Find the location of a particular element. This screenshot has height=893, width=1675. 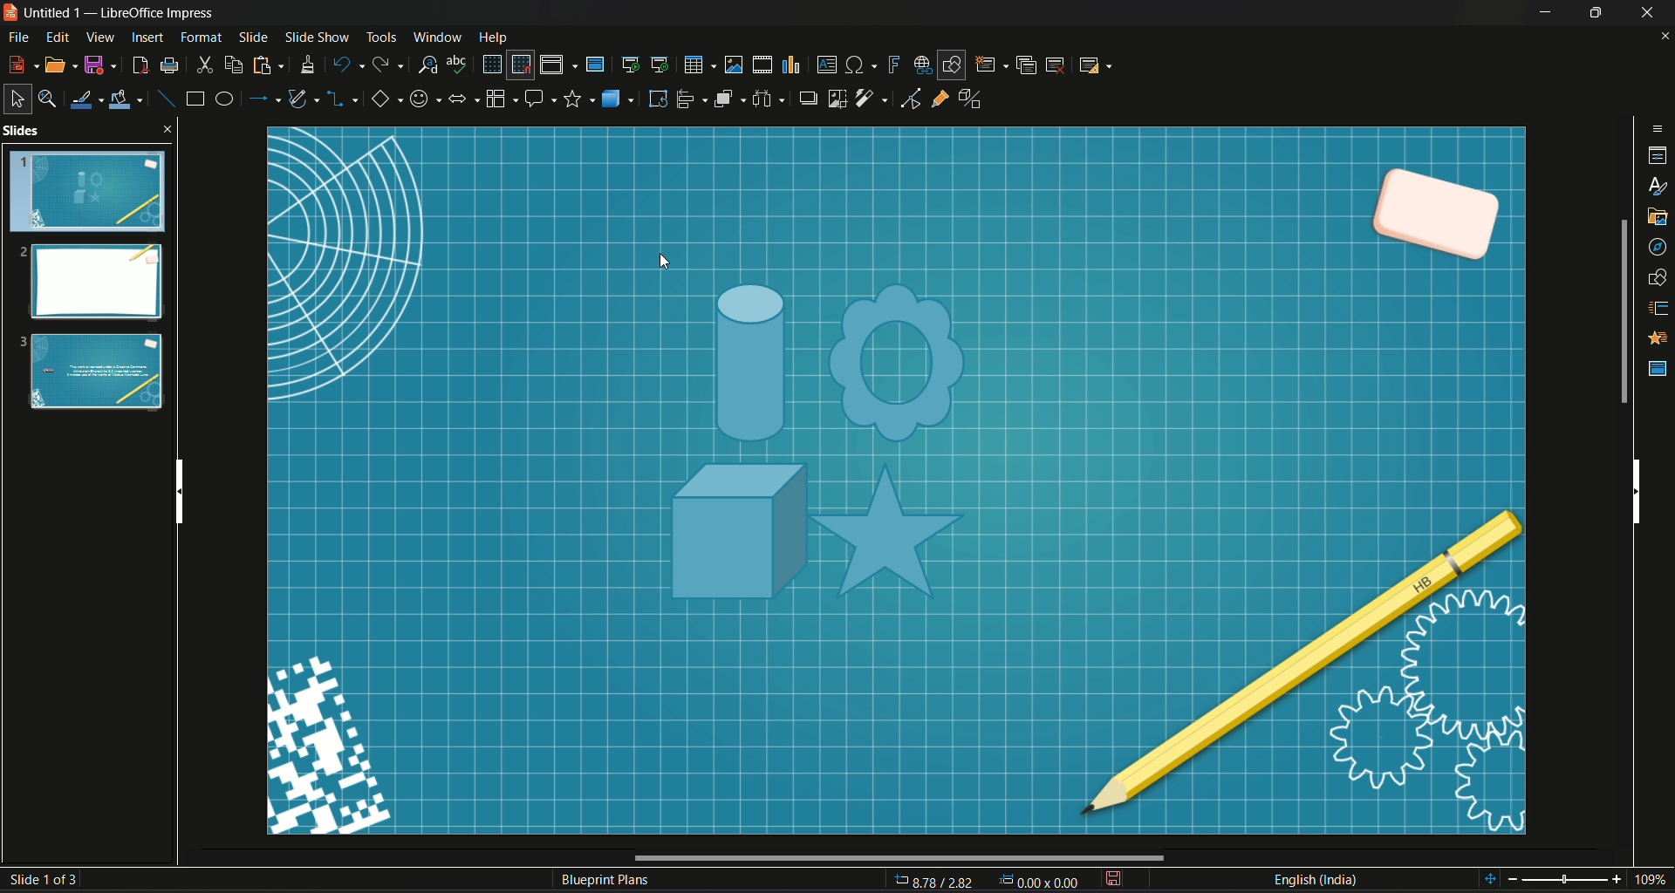

Minimize is located at coordinates (1545, 12).